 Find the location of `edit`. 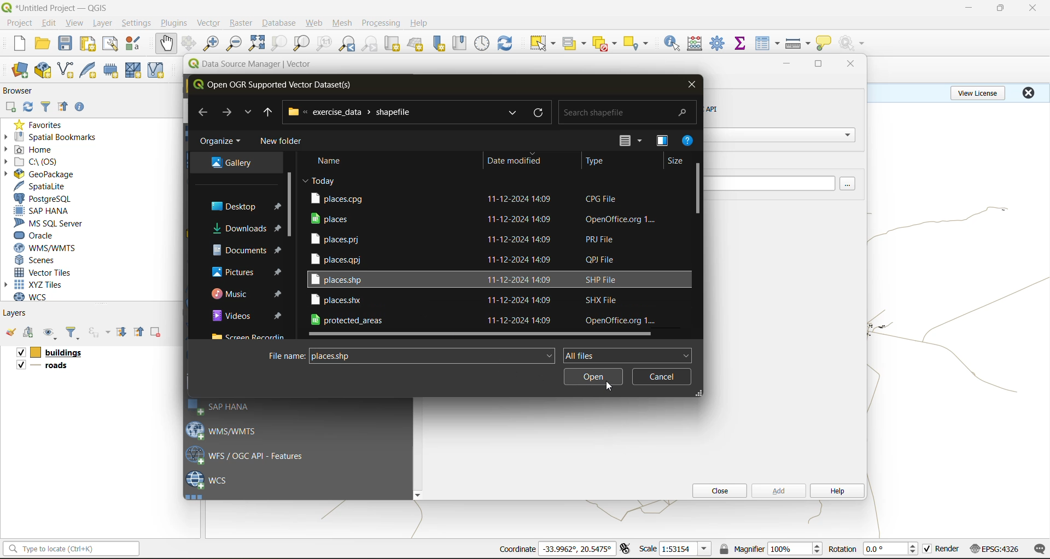

edit is located at coordinates (49, 25).